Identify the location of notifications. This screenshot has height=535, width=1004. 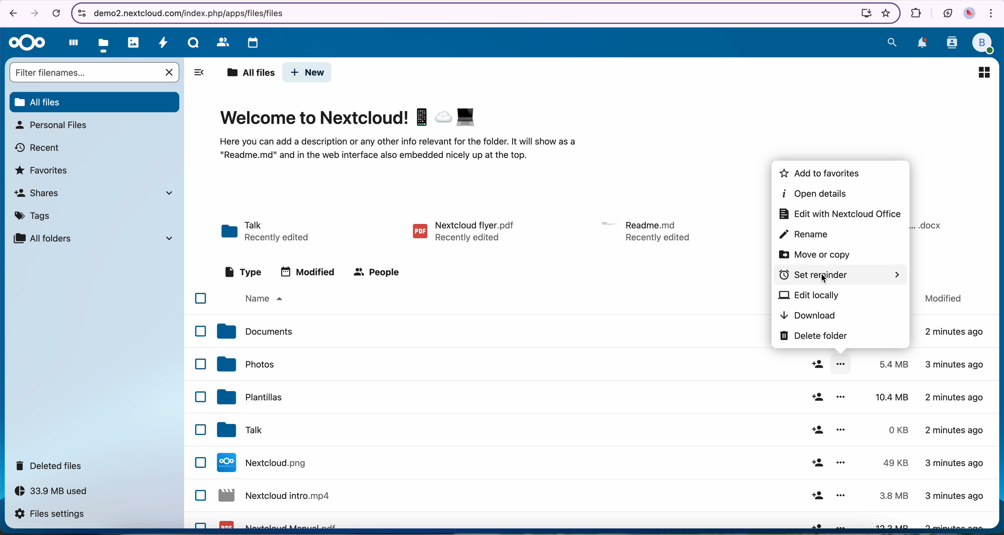
(922, 44).